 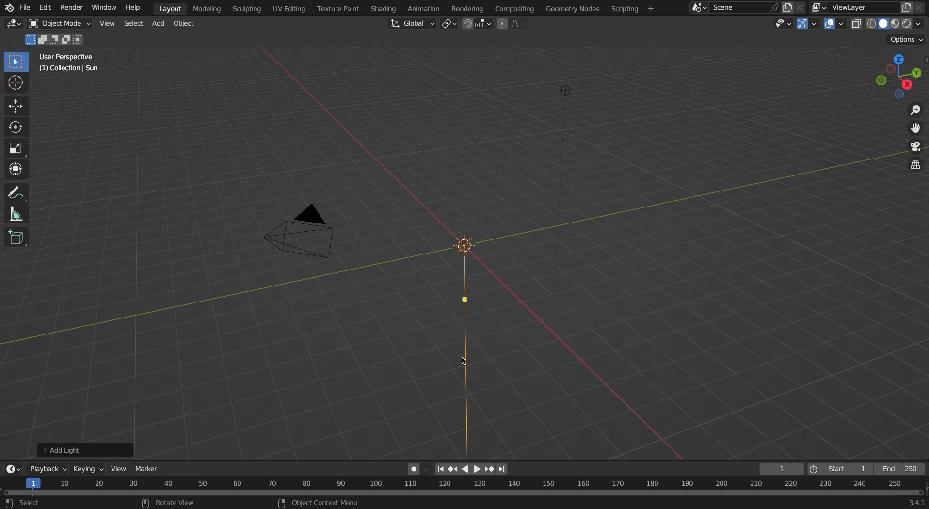 I want to click on Options, so click(x=908, y=40).